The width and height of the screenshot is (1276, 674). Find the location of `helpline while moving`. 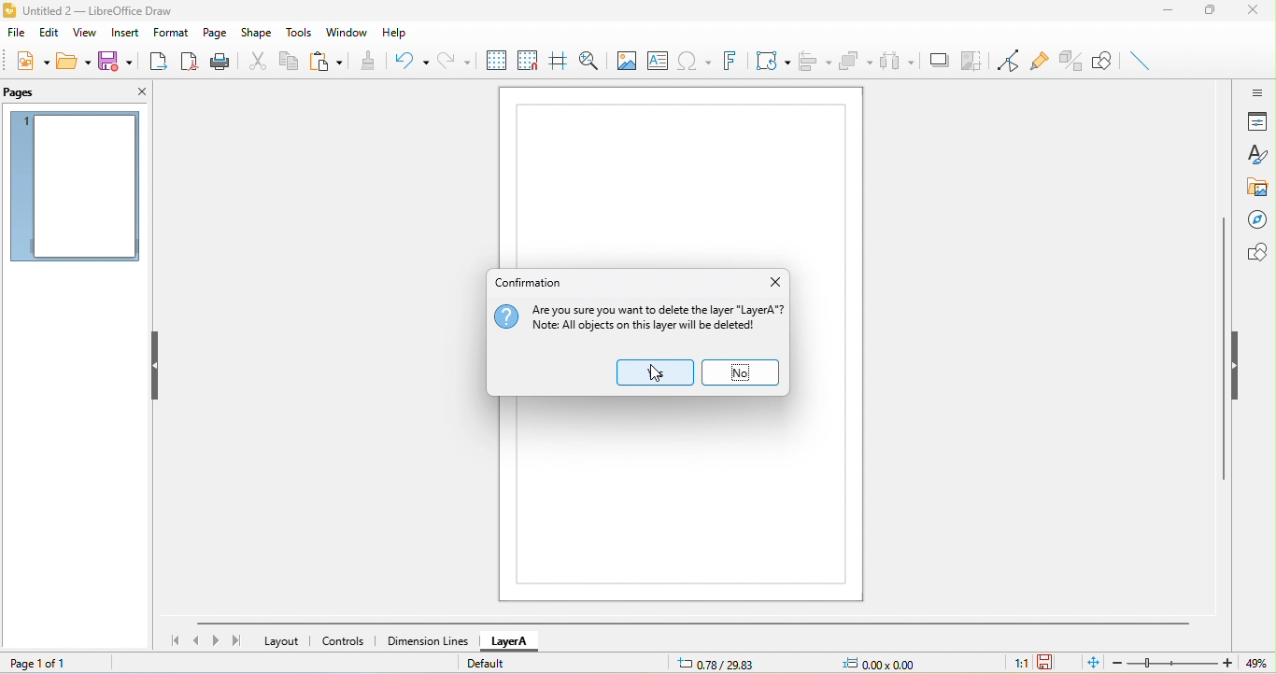

helpline while moving is located at coordinates (557, 63).